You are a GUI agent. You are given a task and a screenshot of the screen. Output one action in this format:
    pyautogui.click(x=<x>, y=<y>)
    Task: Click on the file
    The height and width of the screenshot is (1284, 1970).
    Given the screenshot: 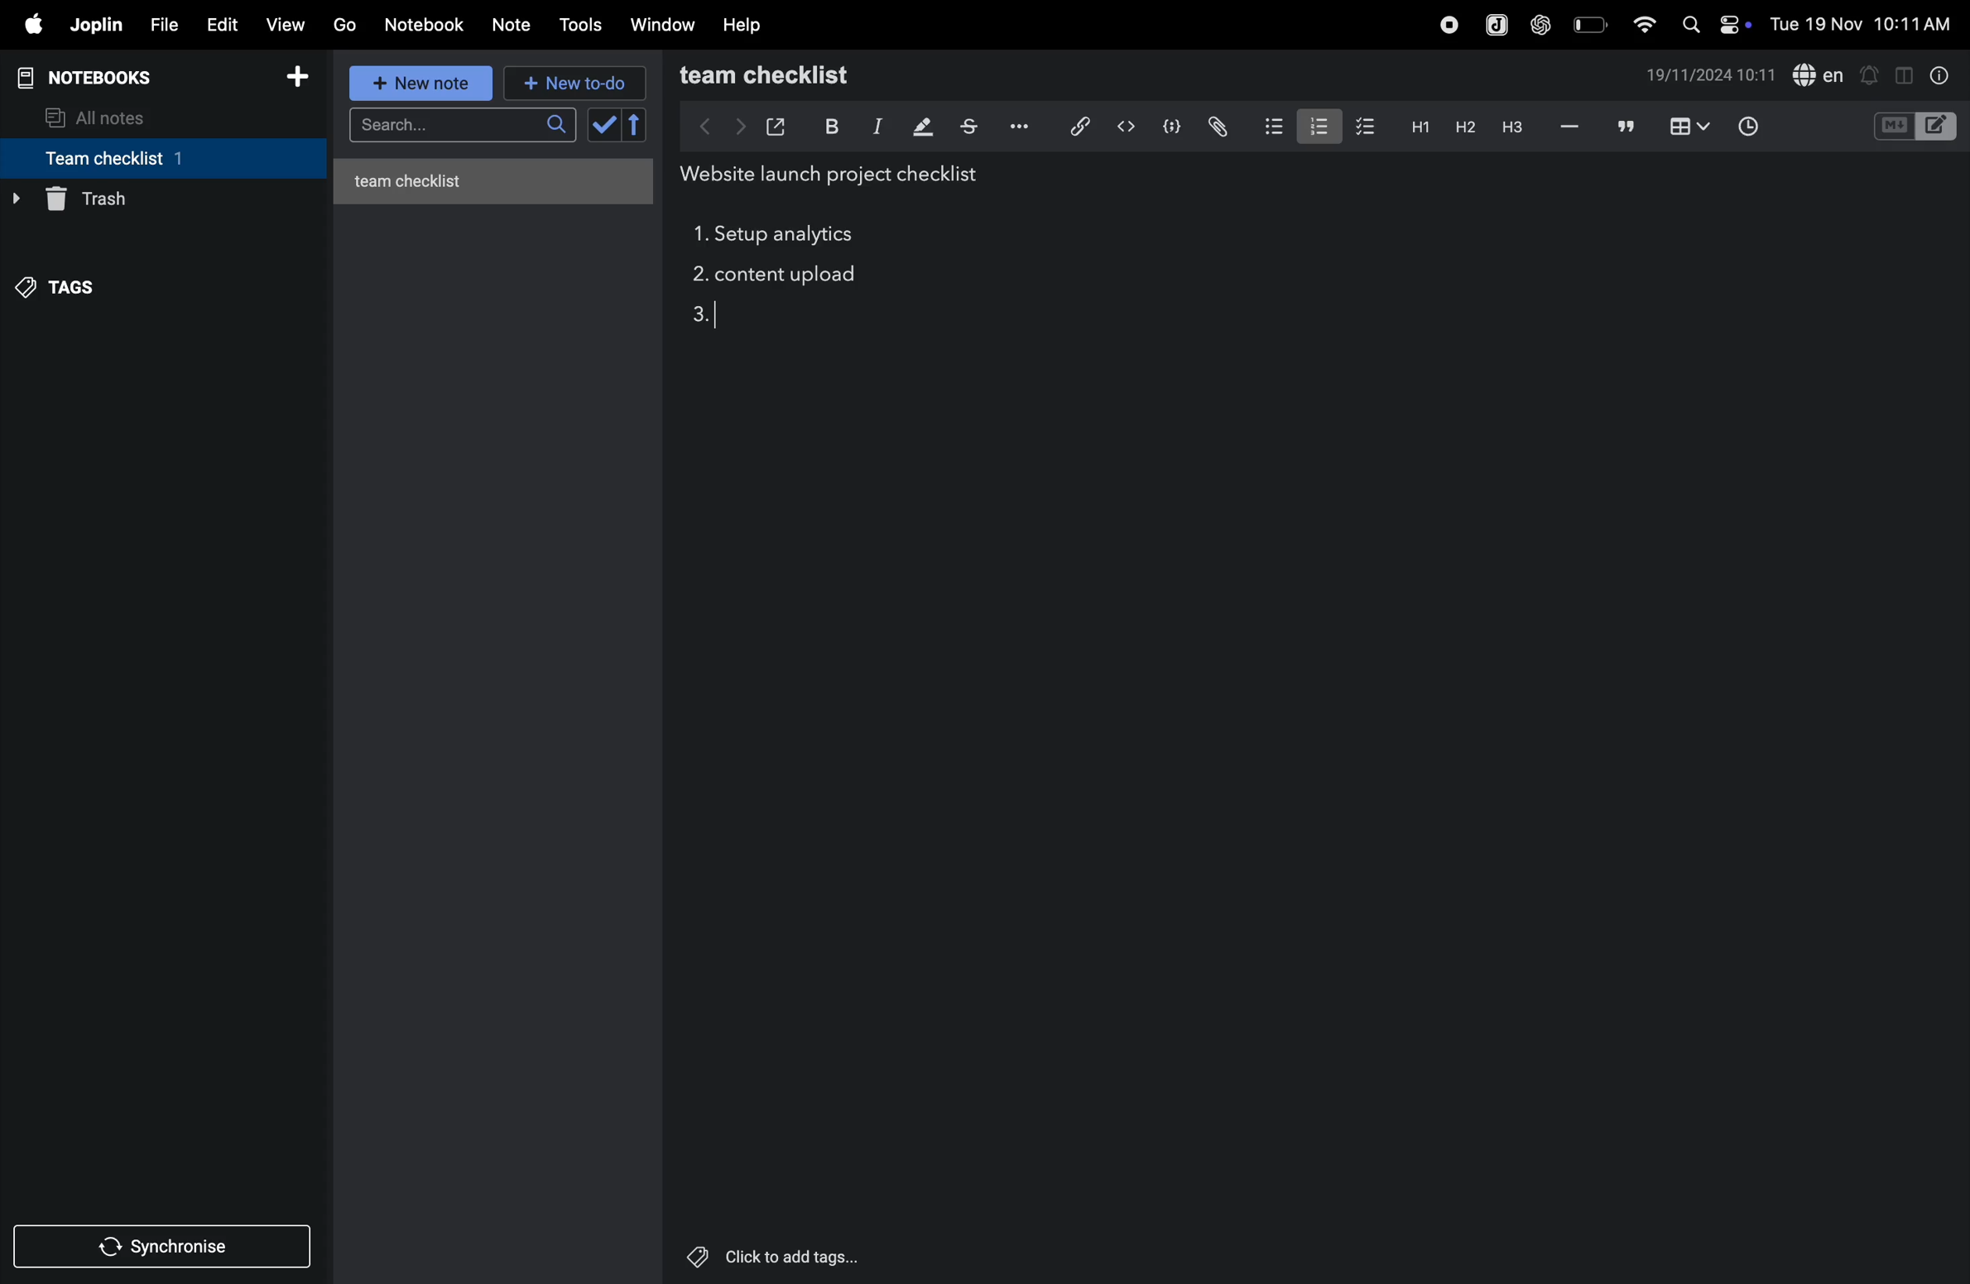 What is the action you would take?
    pyautogui.click(x=163, y=22)
    